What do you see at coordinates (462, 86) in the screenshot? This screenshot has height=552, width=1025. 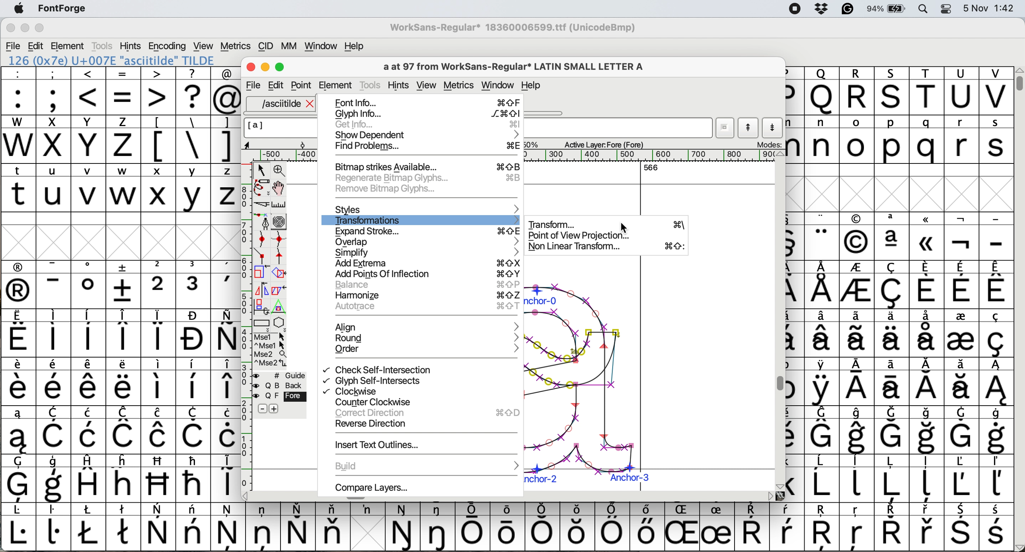 I see `metrics` at bounding box center [462, 86].